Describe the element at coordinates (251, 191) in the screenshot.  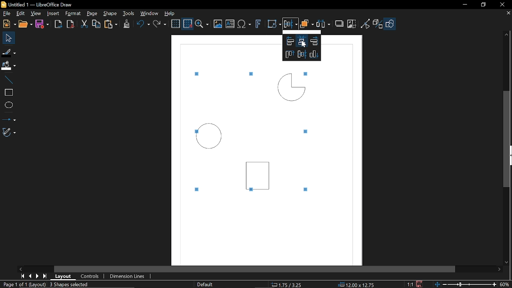
I see `Tiny squares sound selected objects` at that location.